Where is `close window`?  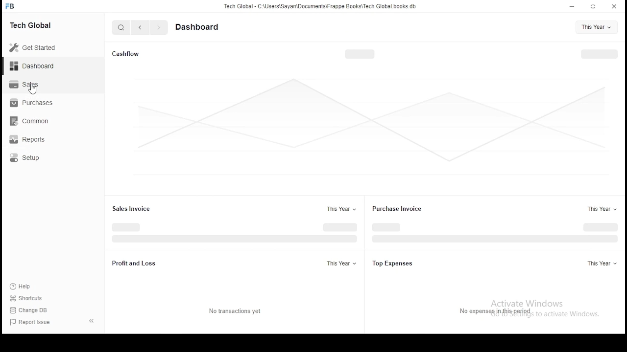
close window is located at coordinates (613, 7).